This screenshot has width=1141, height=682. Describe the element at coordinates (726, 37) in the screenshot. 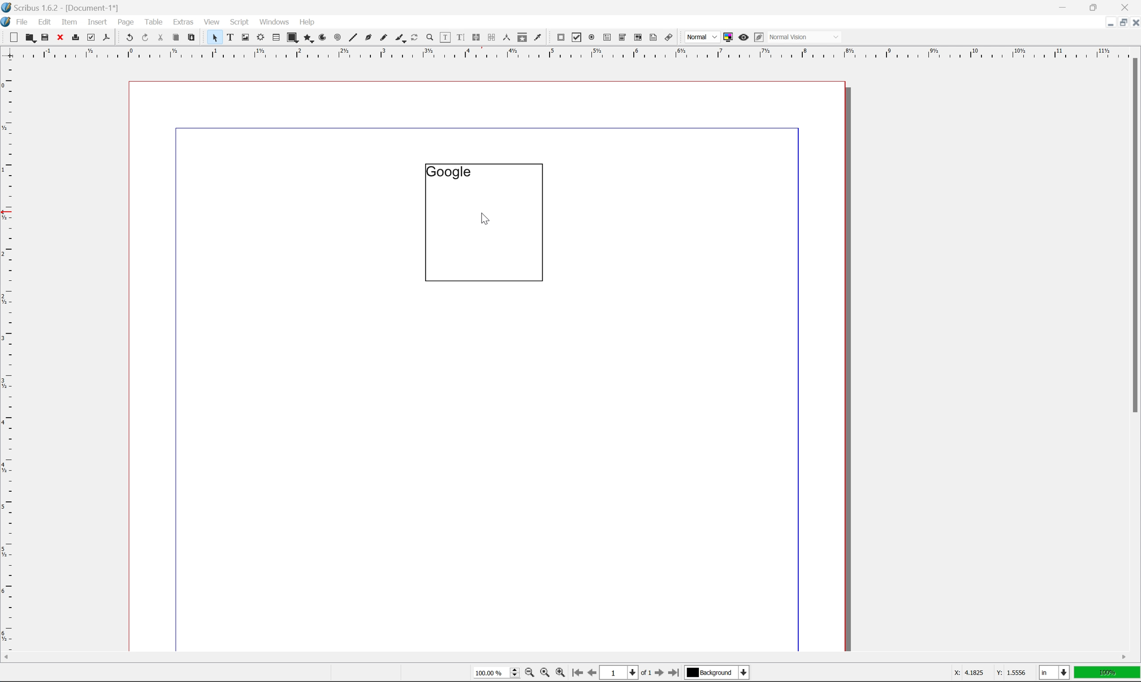

I see `toggle color management system` at that location.